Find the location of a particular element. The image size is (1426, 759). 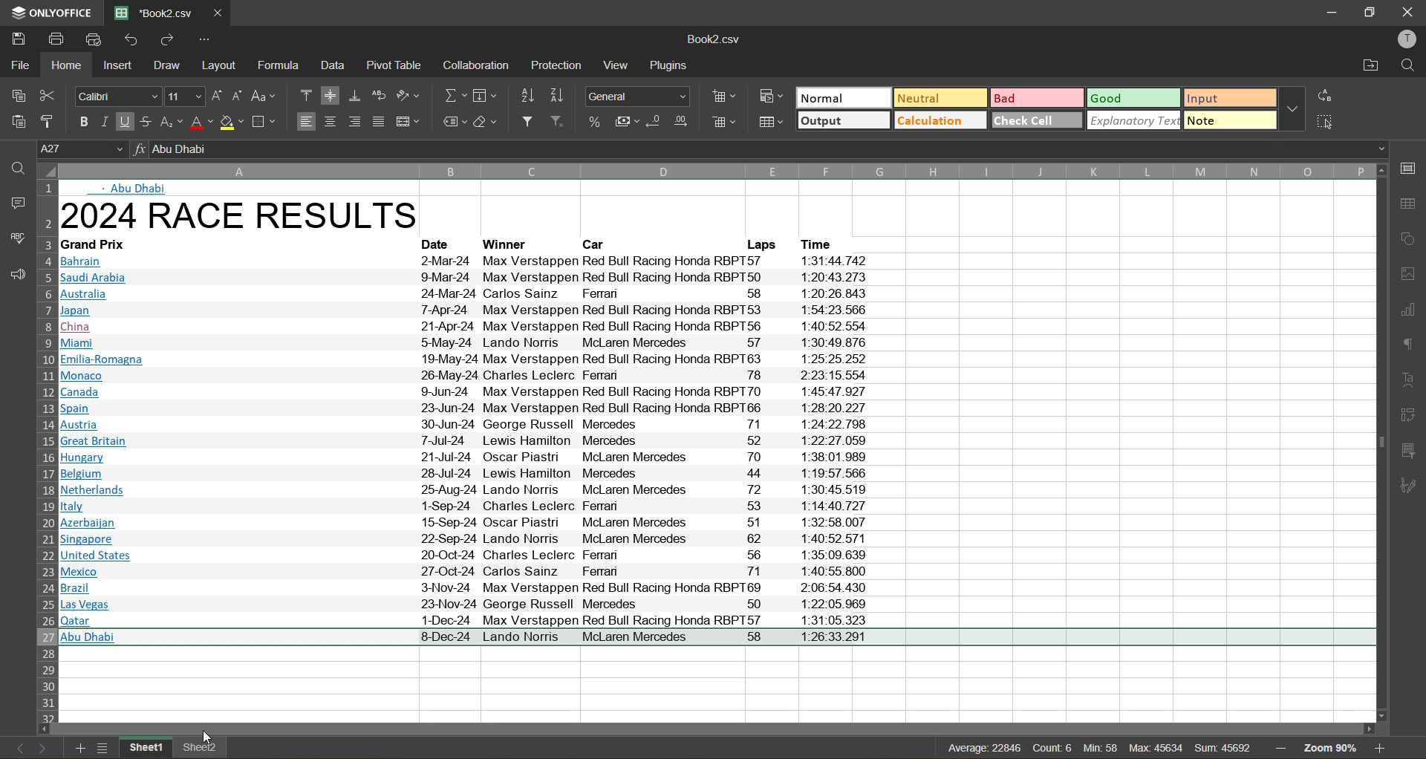

sheet names is located at coordinates (173, 746).